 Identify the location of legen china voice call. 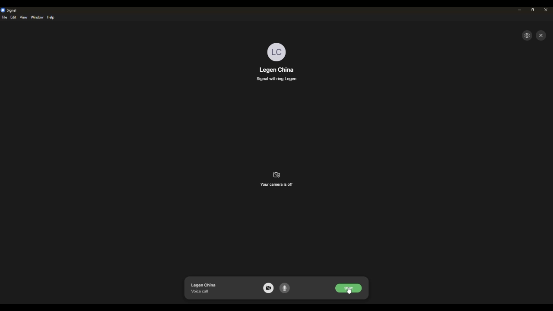
(204, 287).